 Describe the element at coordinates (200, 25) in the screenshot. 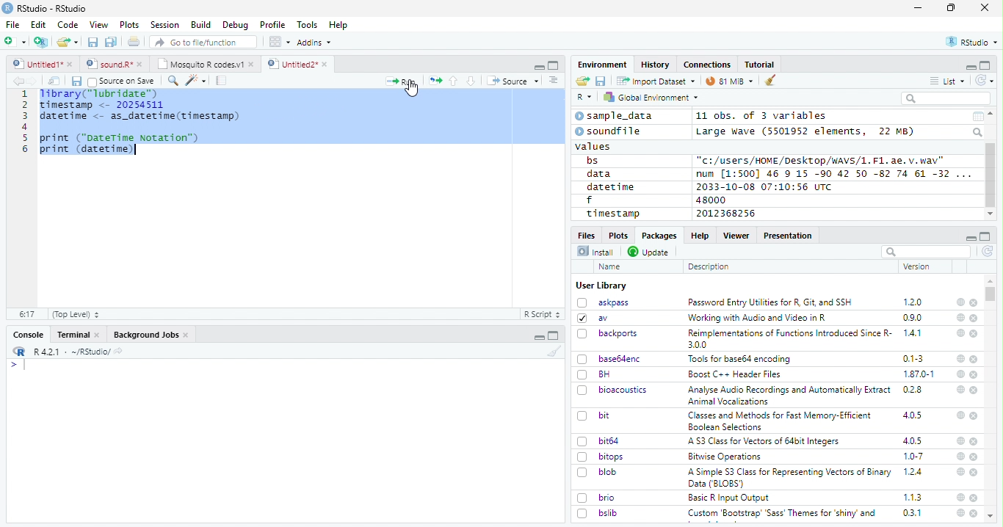

I see `Build` at that location.